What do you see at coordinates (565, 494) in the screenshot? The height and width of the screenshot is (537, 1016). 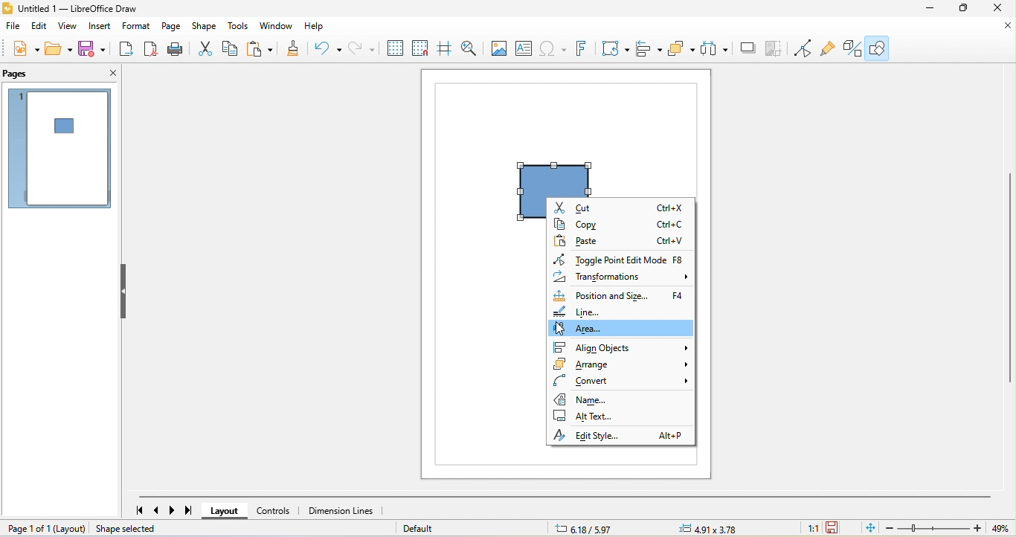 I see `horizontal scroll bar` at bounding box center [565, 494].